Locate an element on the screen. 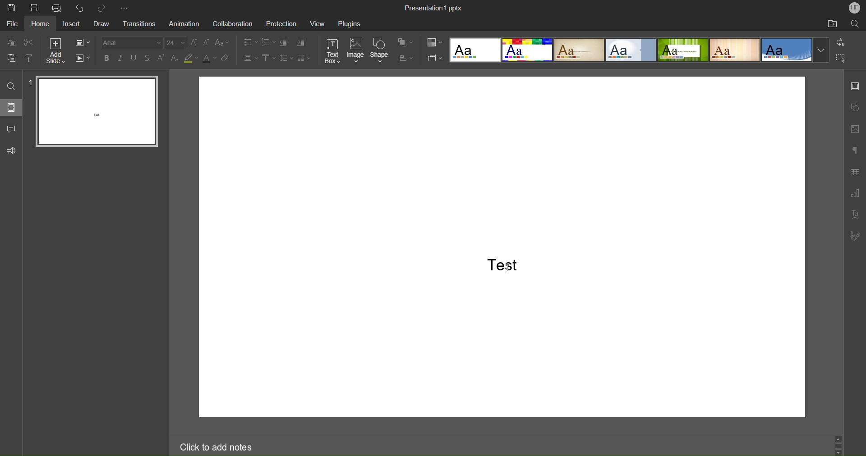 This screenshot has width=866, height=456. Text Art is located at coordinates (855, 214).